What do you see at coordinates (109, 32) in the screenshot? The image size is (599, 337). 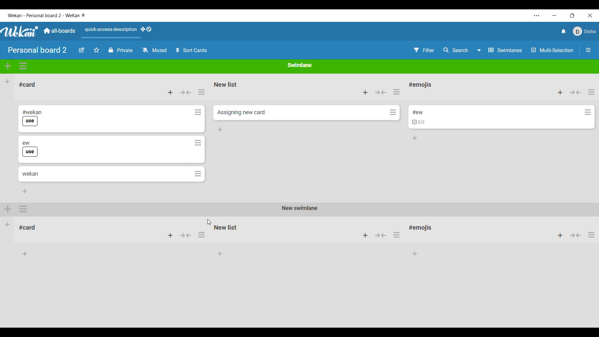 I see `Quick access description` at bounding box center [109, 32].